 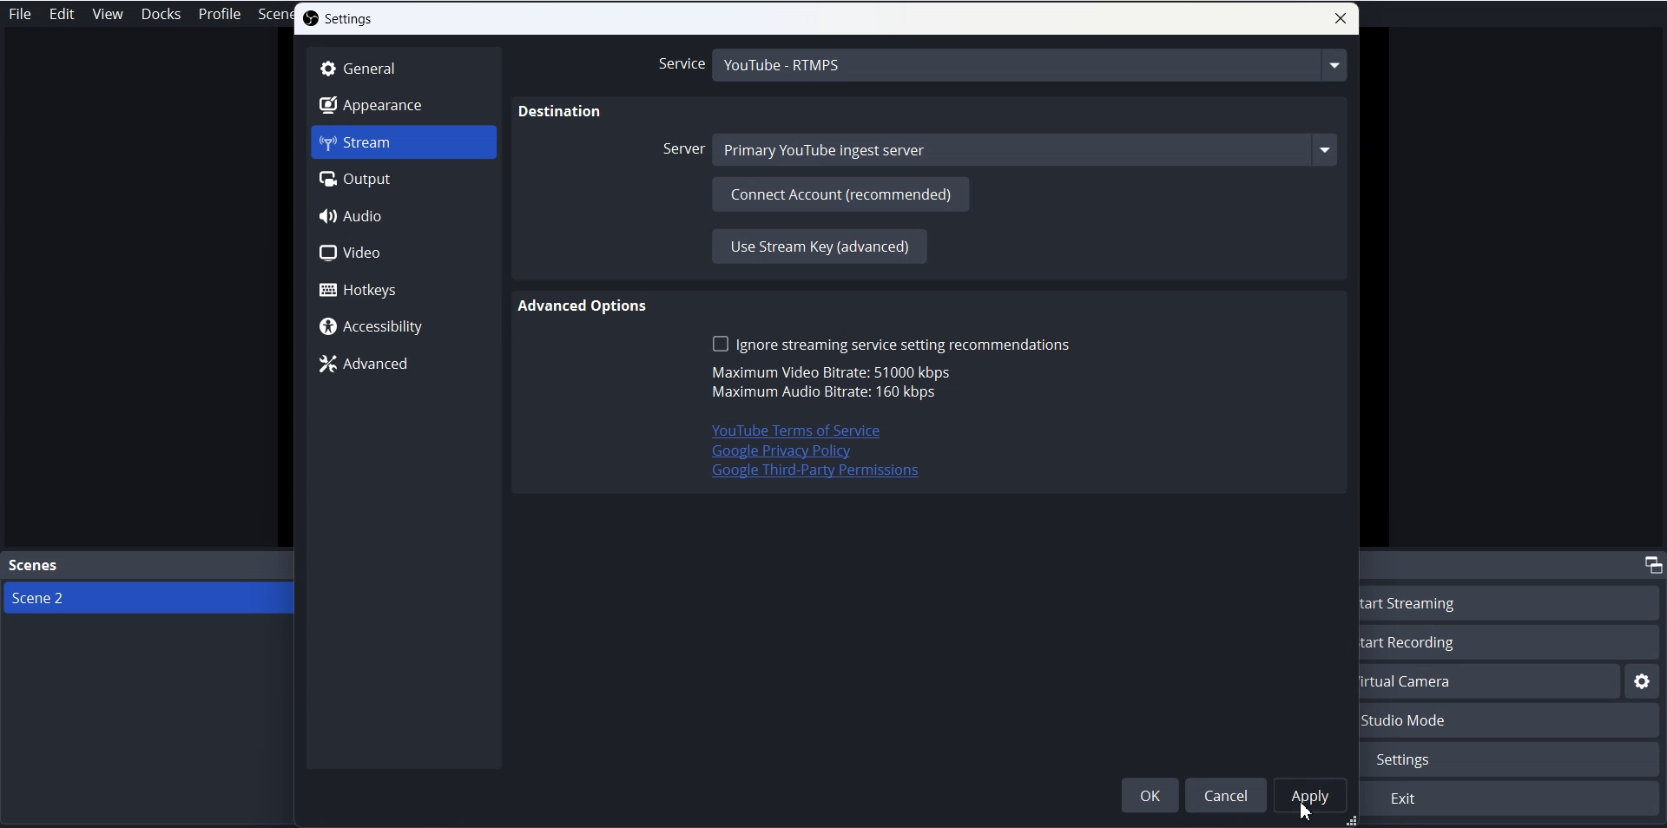 What do you see at coordinates (585, 306) in the screenshot?
I see `Advanced options` at bounding box center [585, 306].